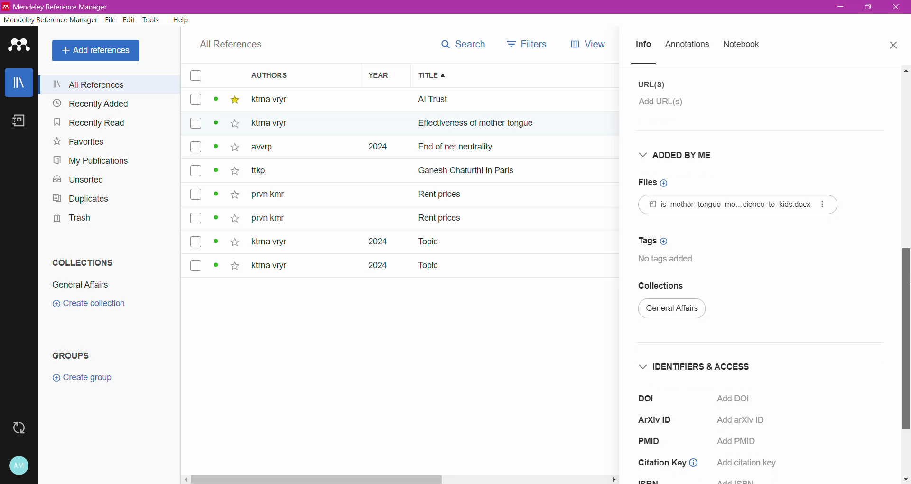 This screenshot has width=911, height=484. What do you see at coordinates (232, 125) in the screenshot?
I see `star` at bounding box center [232, 125].